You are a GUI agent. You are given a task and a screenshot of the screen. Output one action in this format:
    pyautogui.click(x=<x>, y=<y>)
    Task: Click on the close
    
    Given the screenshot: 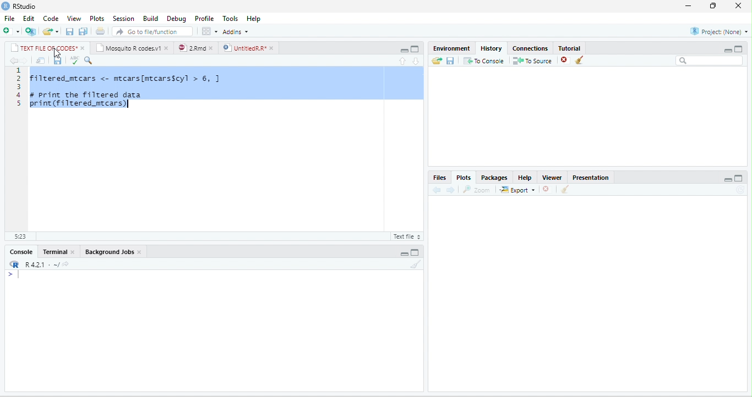 What is the action you would take?
    pyautogui.click(x=273, y=48)
    